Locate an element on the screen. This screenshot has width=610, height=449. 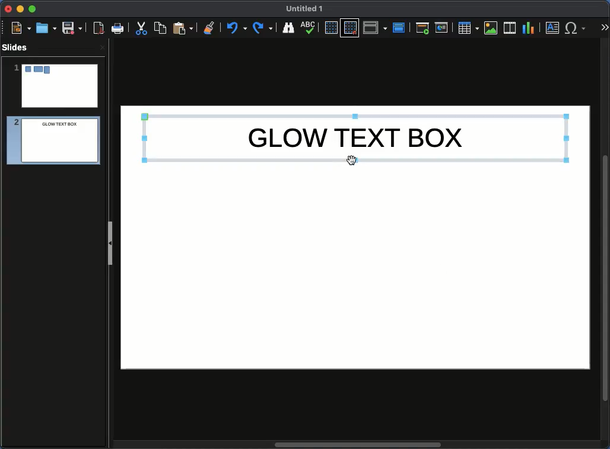
Display views is located at coordinates (377, 27).